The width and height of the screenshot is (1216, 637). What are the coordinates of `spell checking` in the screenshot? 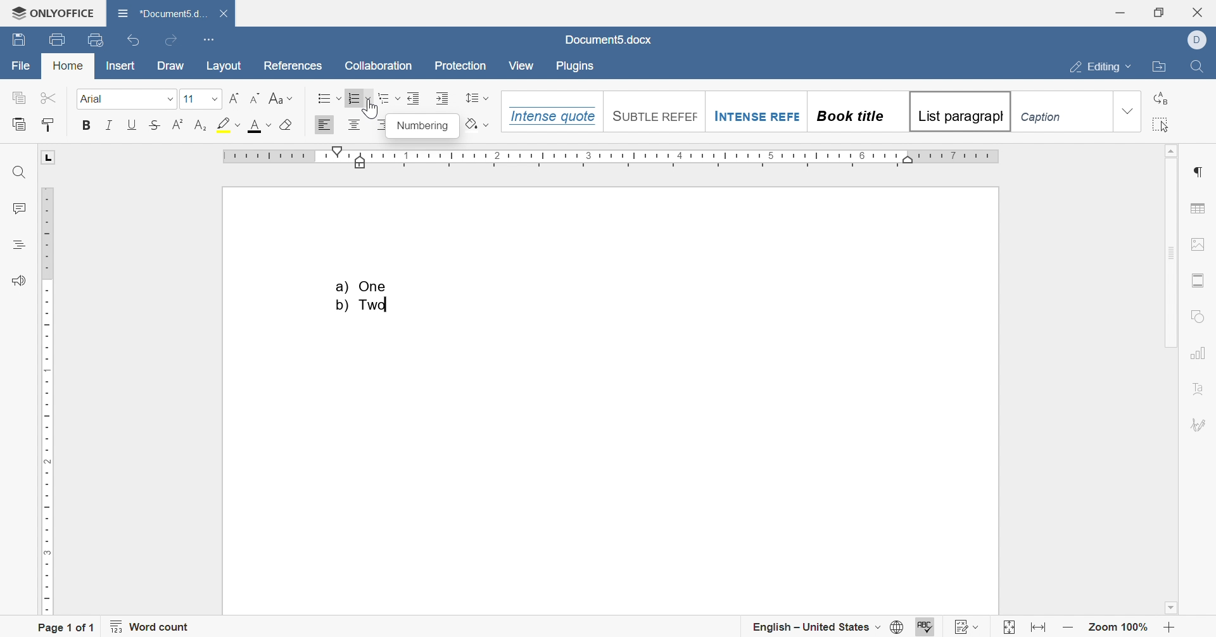 It's located at (925, 627).